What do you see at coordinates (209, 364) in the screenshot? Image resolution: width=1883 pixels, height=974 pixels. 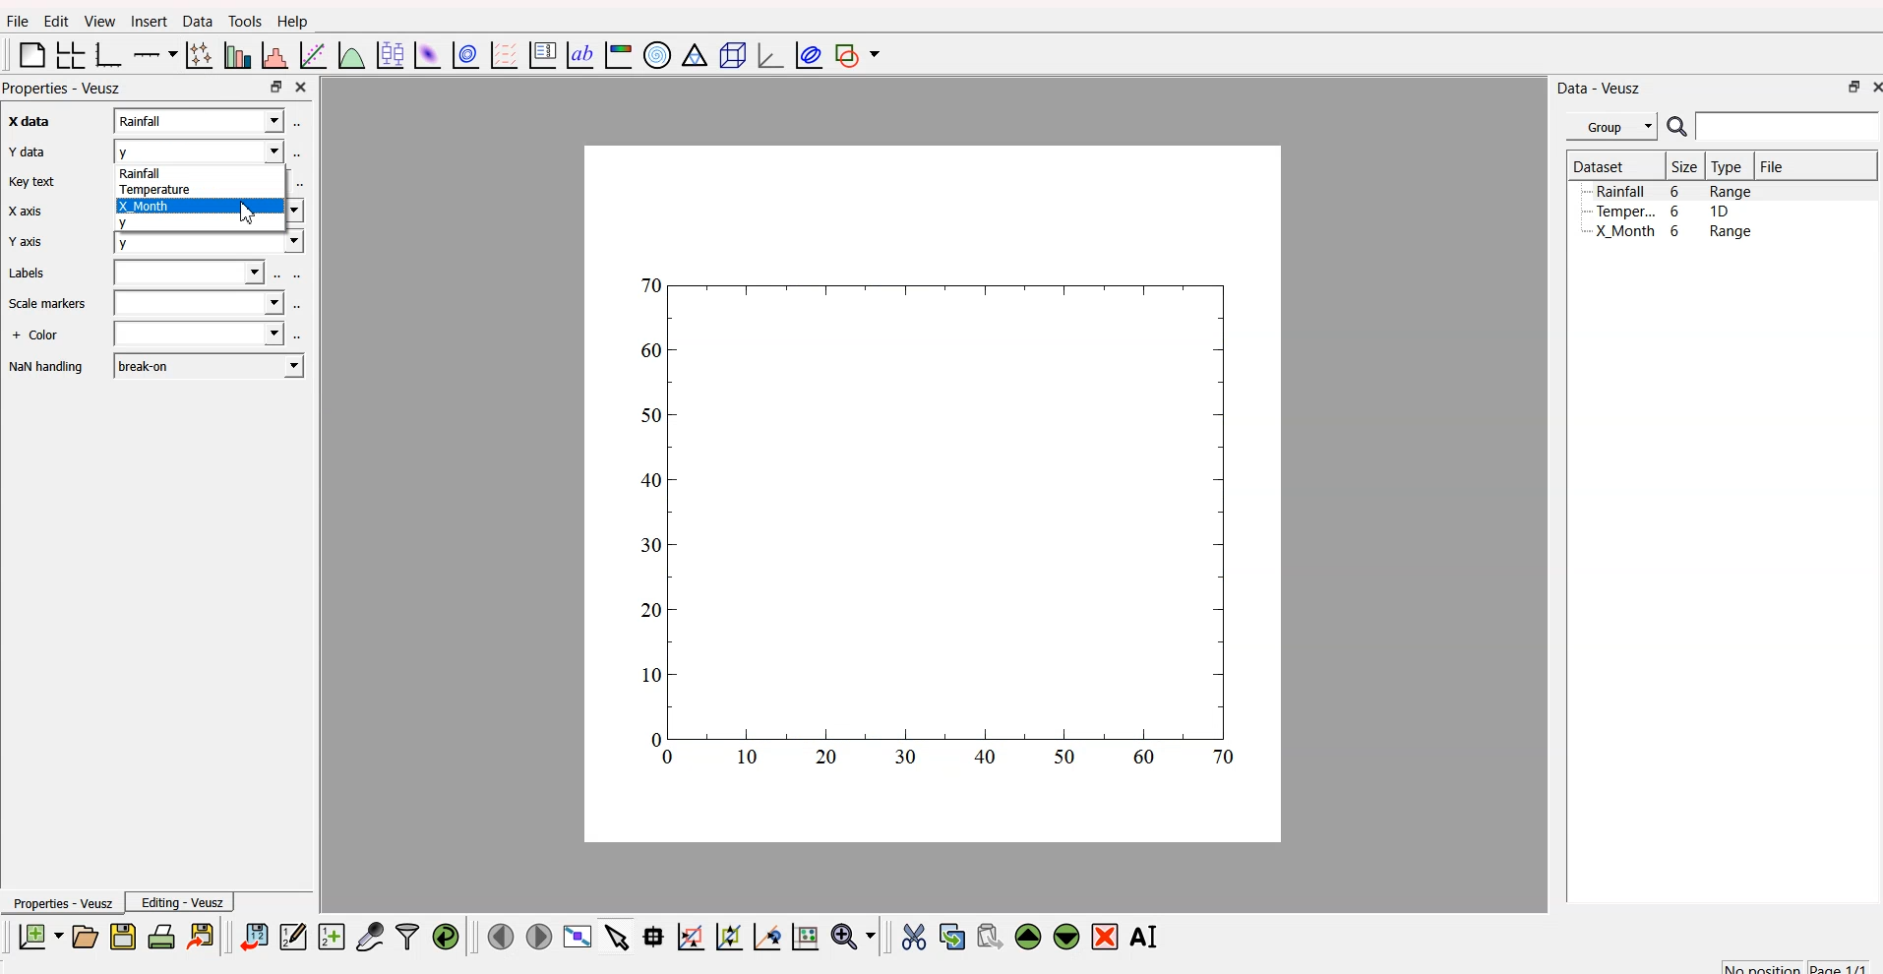 I see `break-on` at bounding box center [209, 364].